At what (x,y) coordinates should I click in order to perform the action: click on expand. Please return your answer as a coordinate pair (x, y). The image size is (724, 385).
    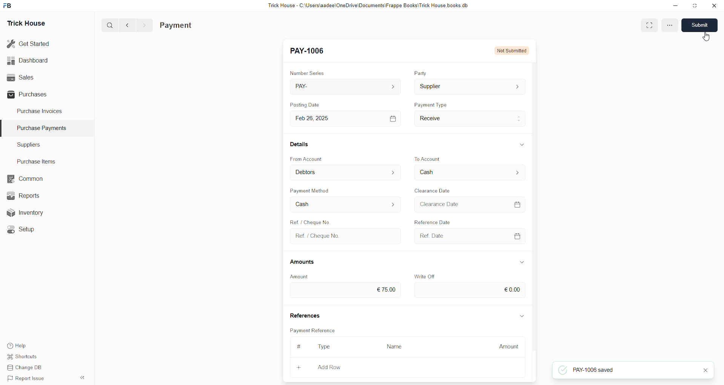
    Looking at the image, I should click on (522, 261).